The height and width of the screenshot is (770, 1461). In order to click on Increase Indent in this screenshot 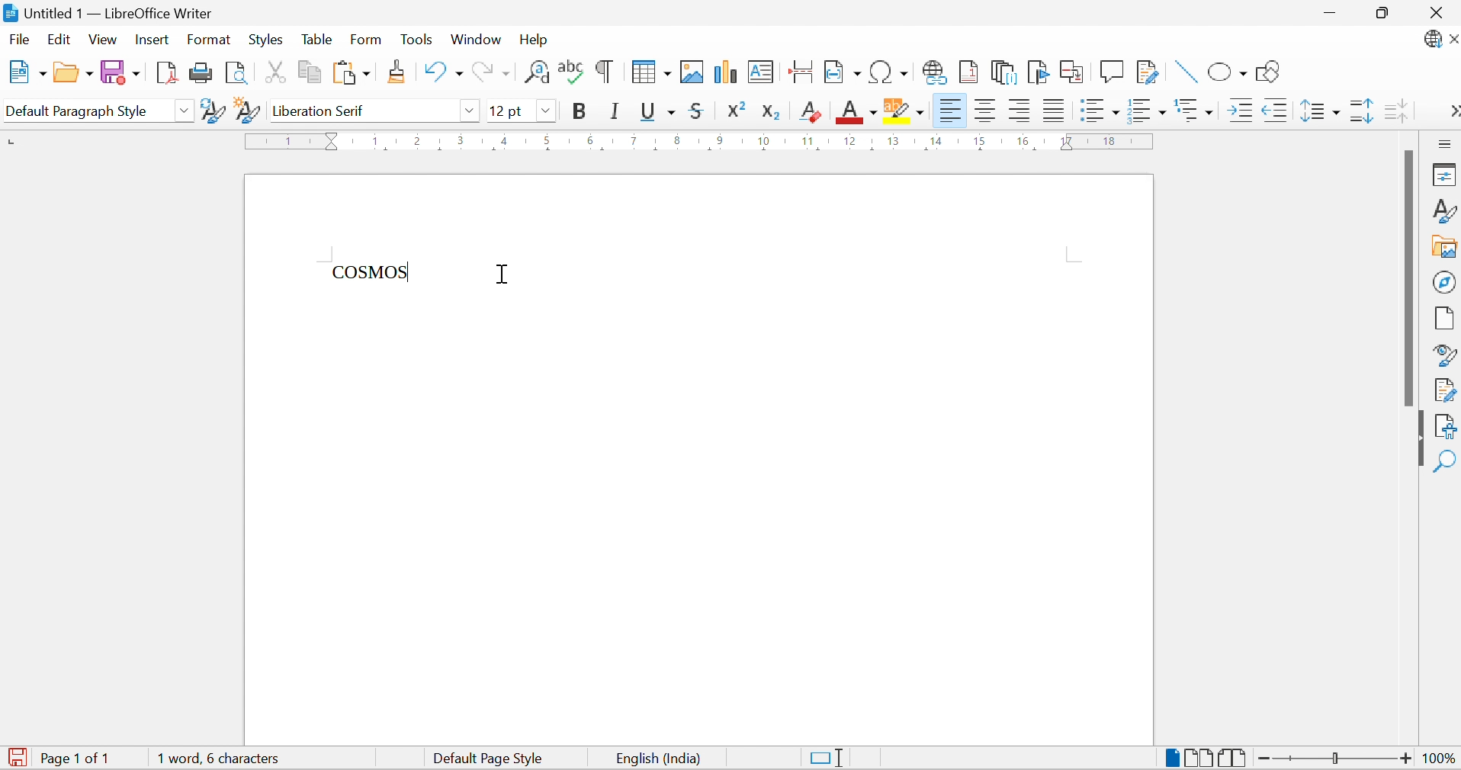, I will do `click(1238, 110)`.